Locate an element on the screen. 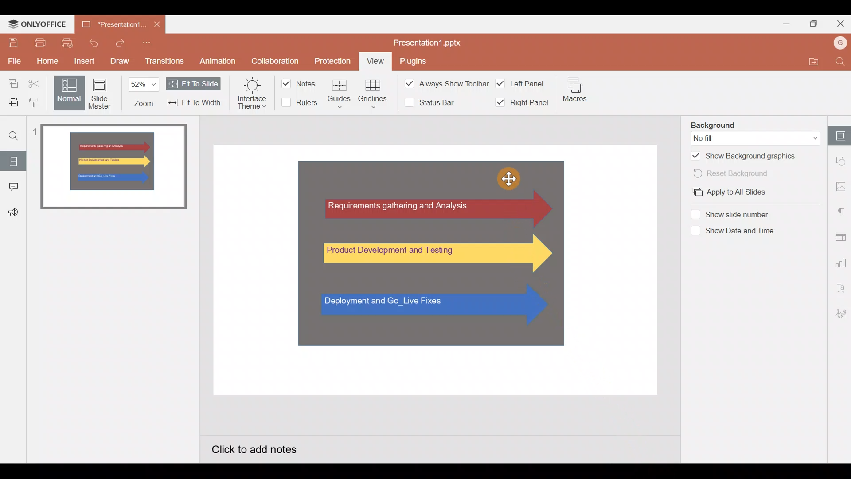  Protection is located at coordinates (332, 61).